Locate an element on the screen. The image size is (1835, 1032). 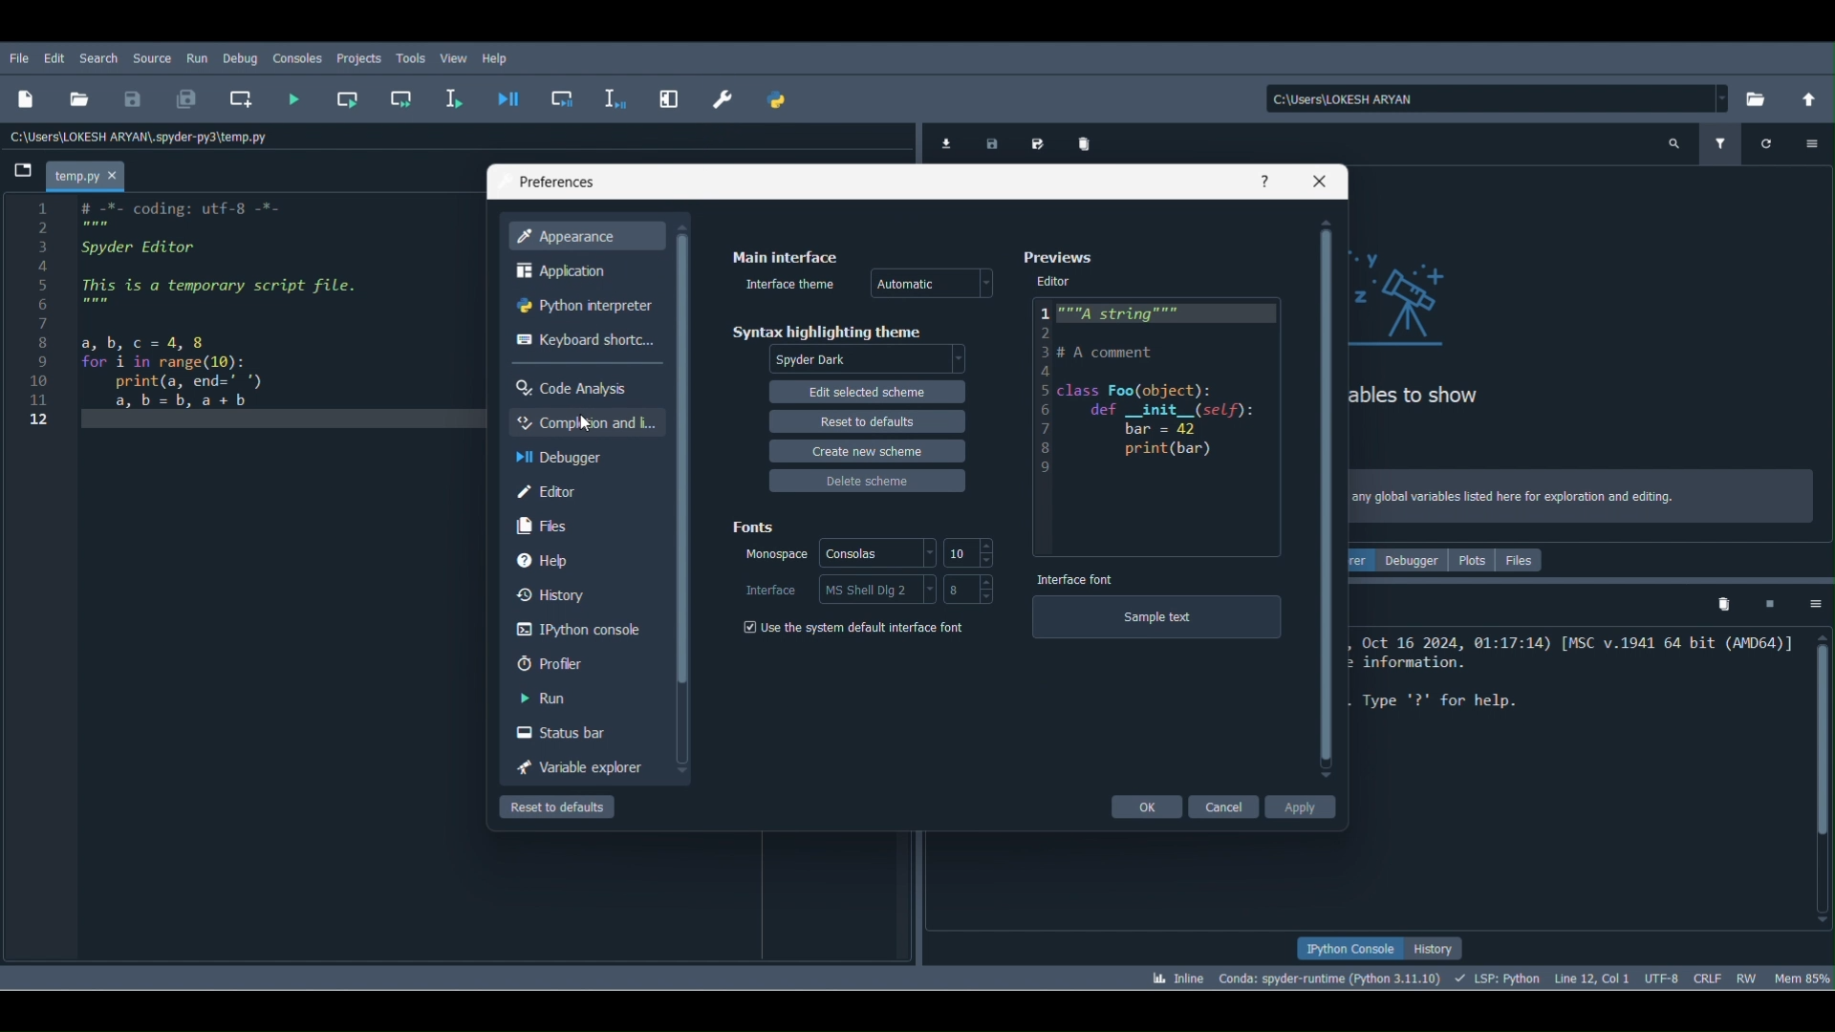
File EOL Status is located at coordinates (1711, 976).